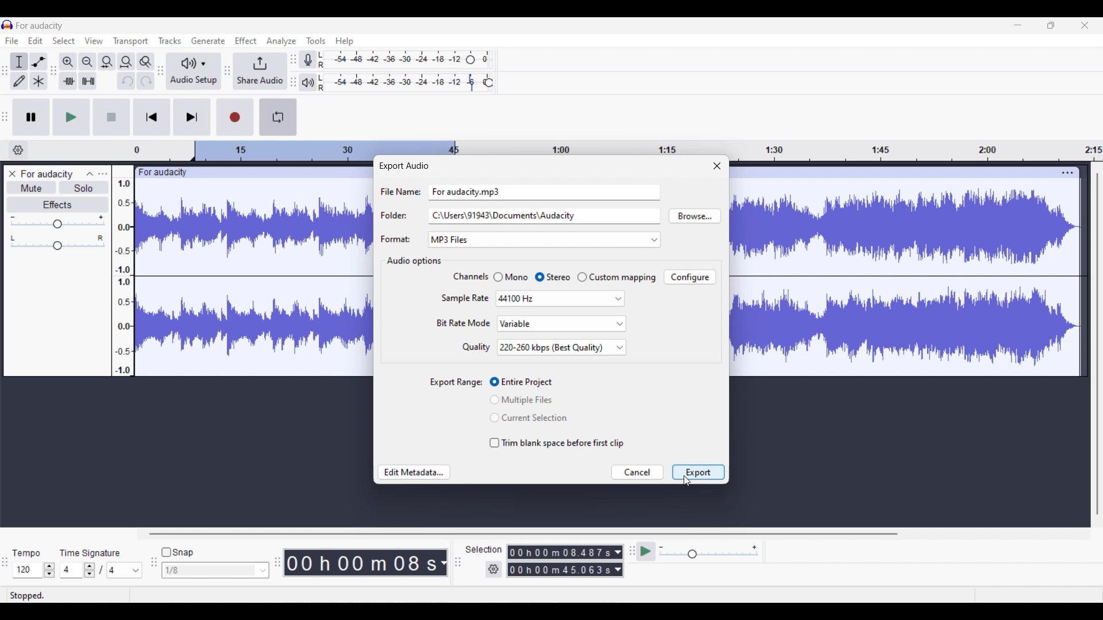  Describe the element at coordinates (94, 41) in the screenshot. I see `View menu` at that location.